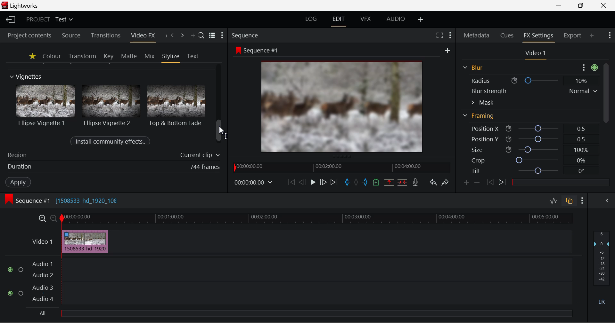 The height and width of the screenshot is (323, 615). Describe the element at coordinates (527, 139) in the screenshot. I see `Position Y` at that location.